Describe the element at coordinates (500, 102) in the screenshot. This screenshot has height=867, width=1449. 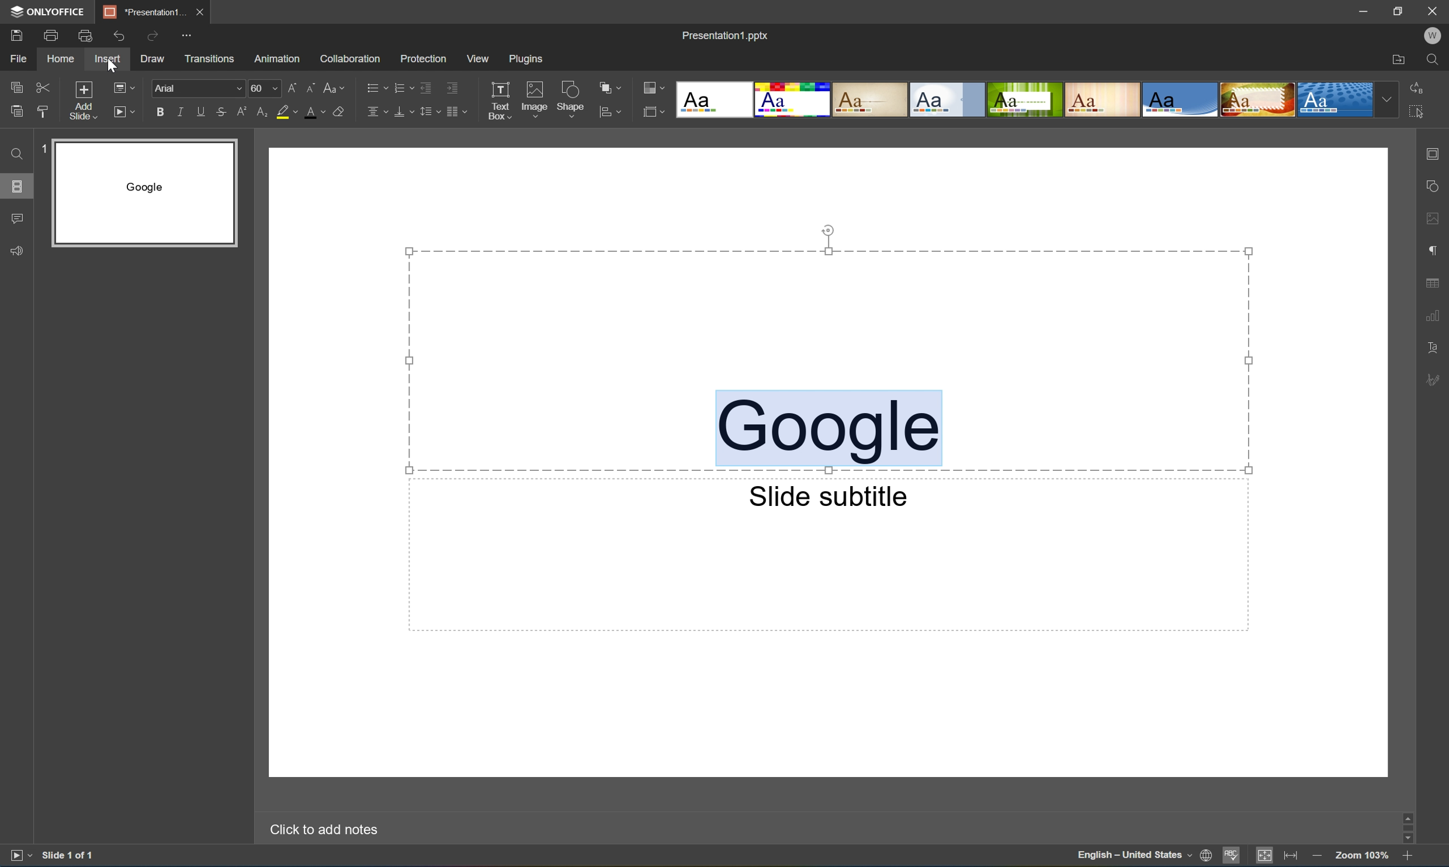
I see `Text box` at that location.